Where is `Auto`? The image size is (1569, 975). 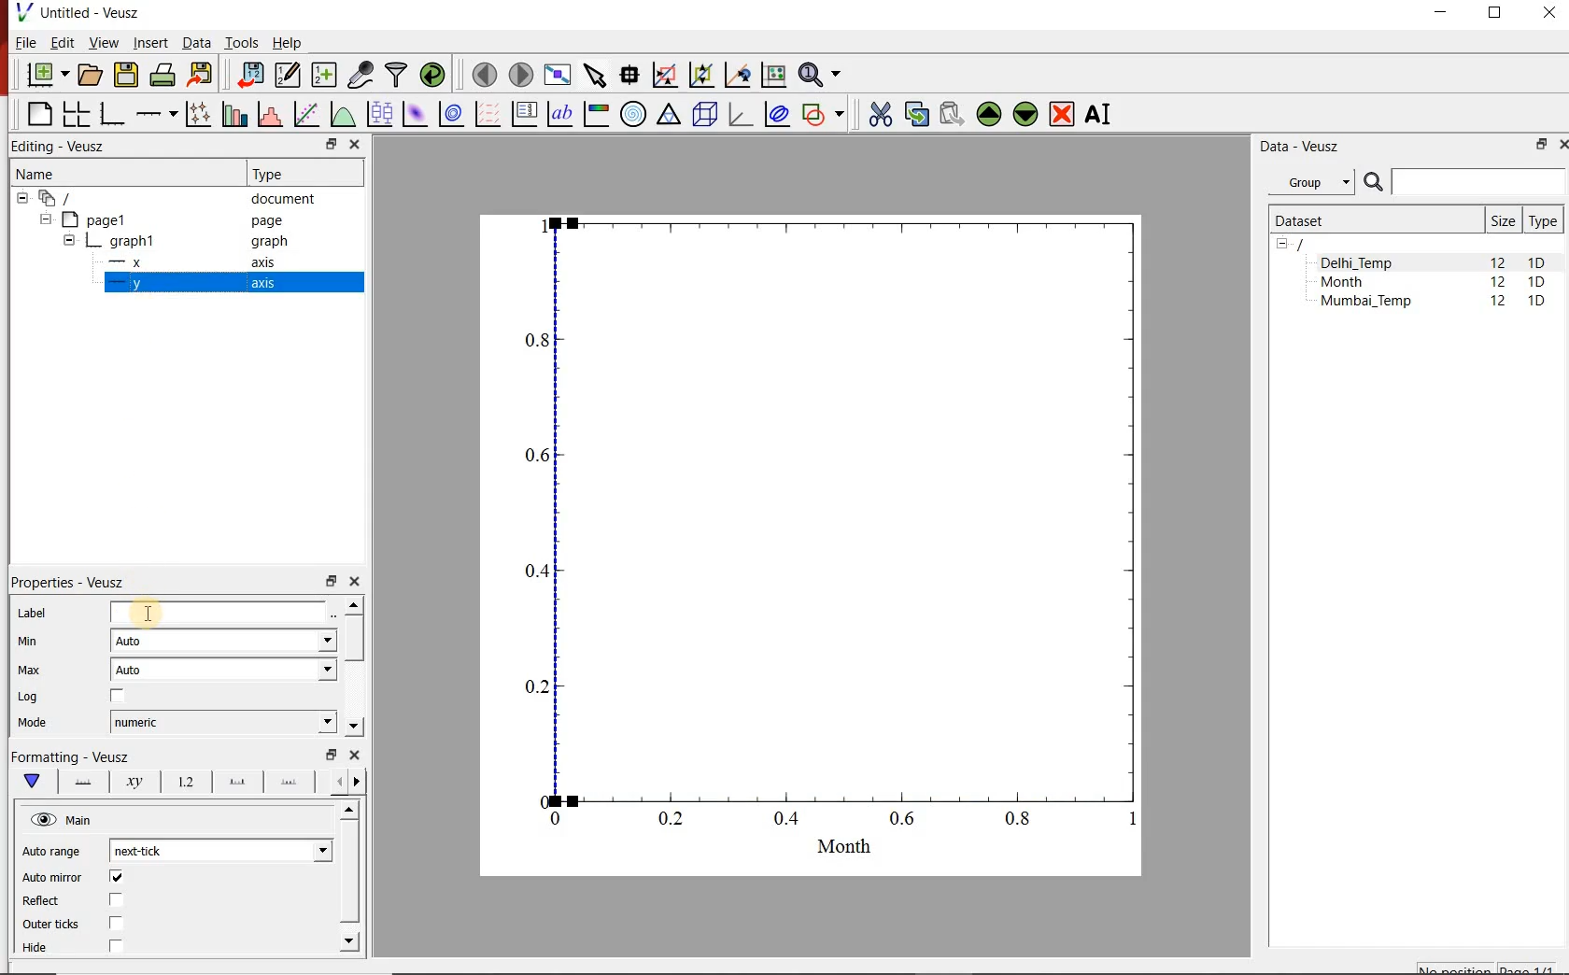
Auto is located at coordinates (223, 670).